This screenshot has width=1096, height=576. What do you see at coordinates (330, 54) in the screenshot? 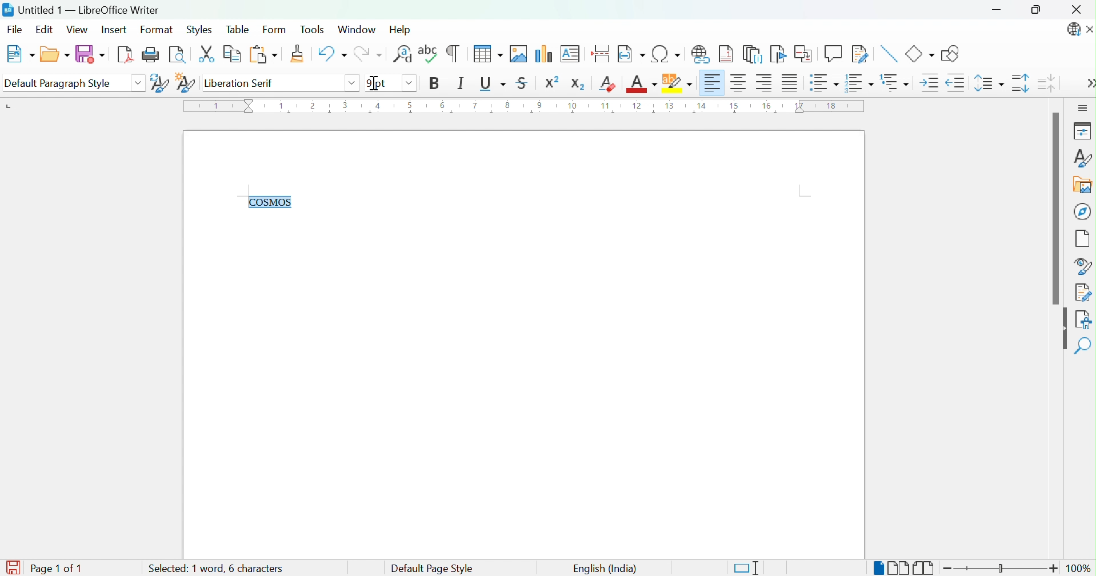
I see `Undo` at bounding box center [330, 54].